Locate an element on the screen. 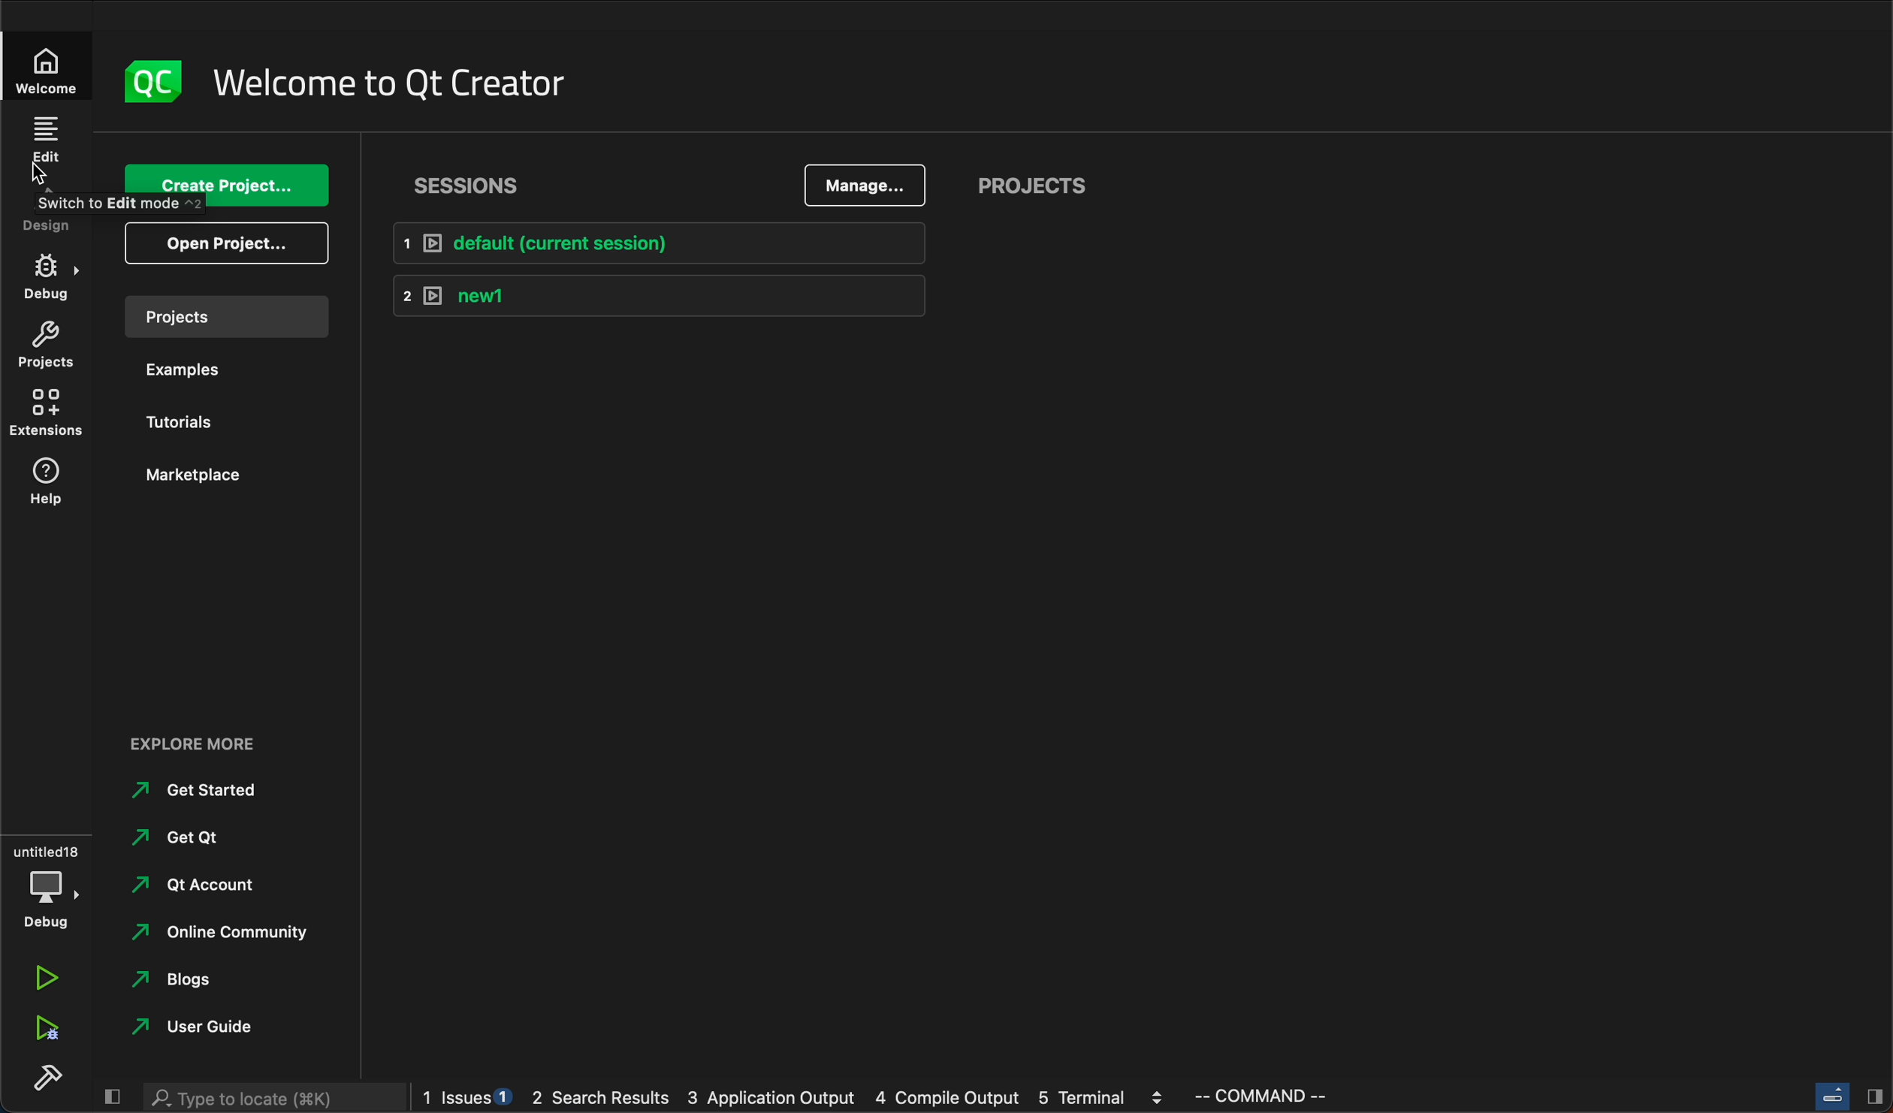 This screenshot has height=1113, width=1893. help is located at coordinates (48, 483).